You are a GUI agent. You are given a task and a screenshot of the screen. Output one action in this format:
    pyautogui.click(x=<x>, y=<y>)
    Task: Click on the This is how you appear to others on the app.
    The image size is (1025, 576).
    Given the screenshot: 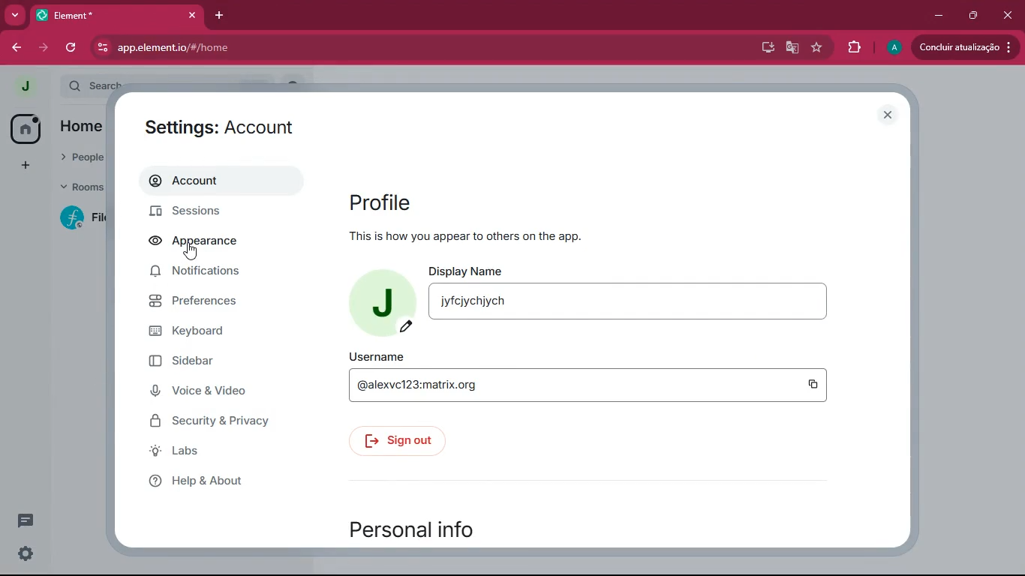 What is the action you would take?
    pyautogui.click(x=467, y=235)
    